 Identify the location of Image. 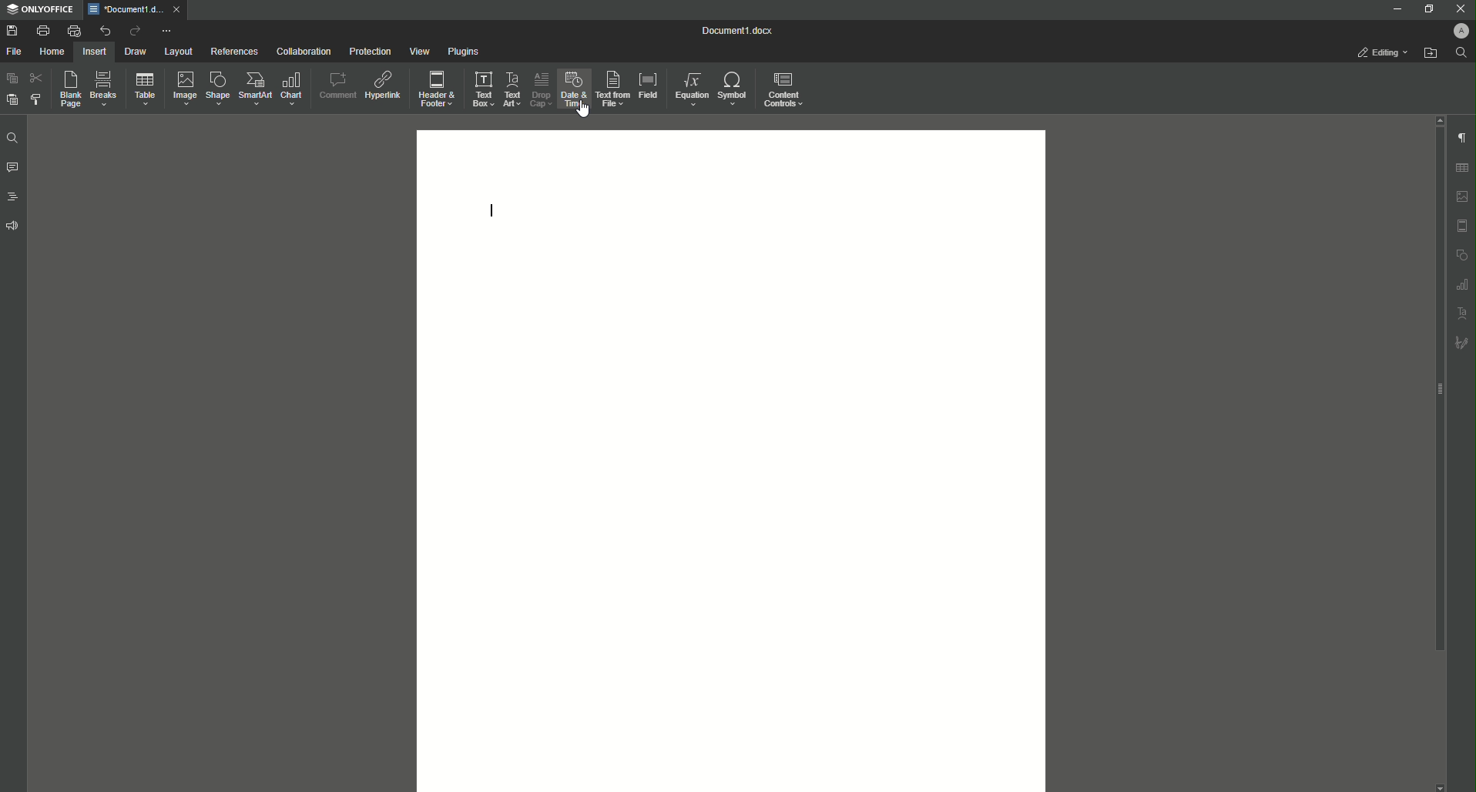
(181, 88).